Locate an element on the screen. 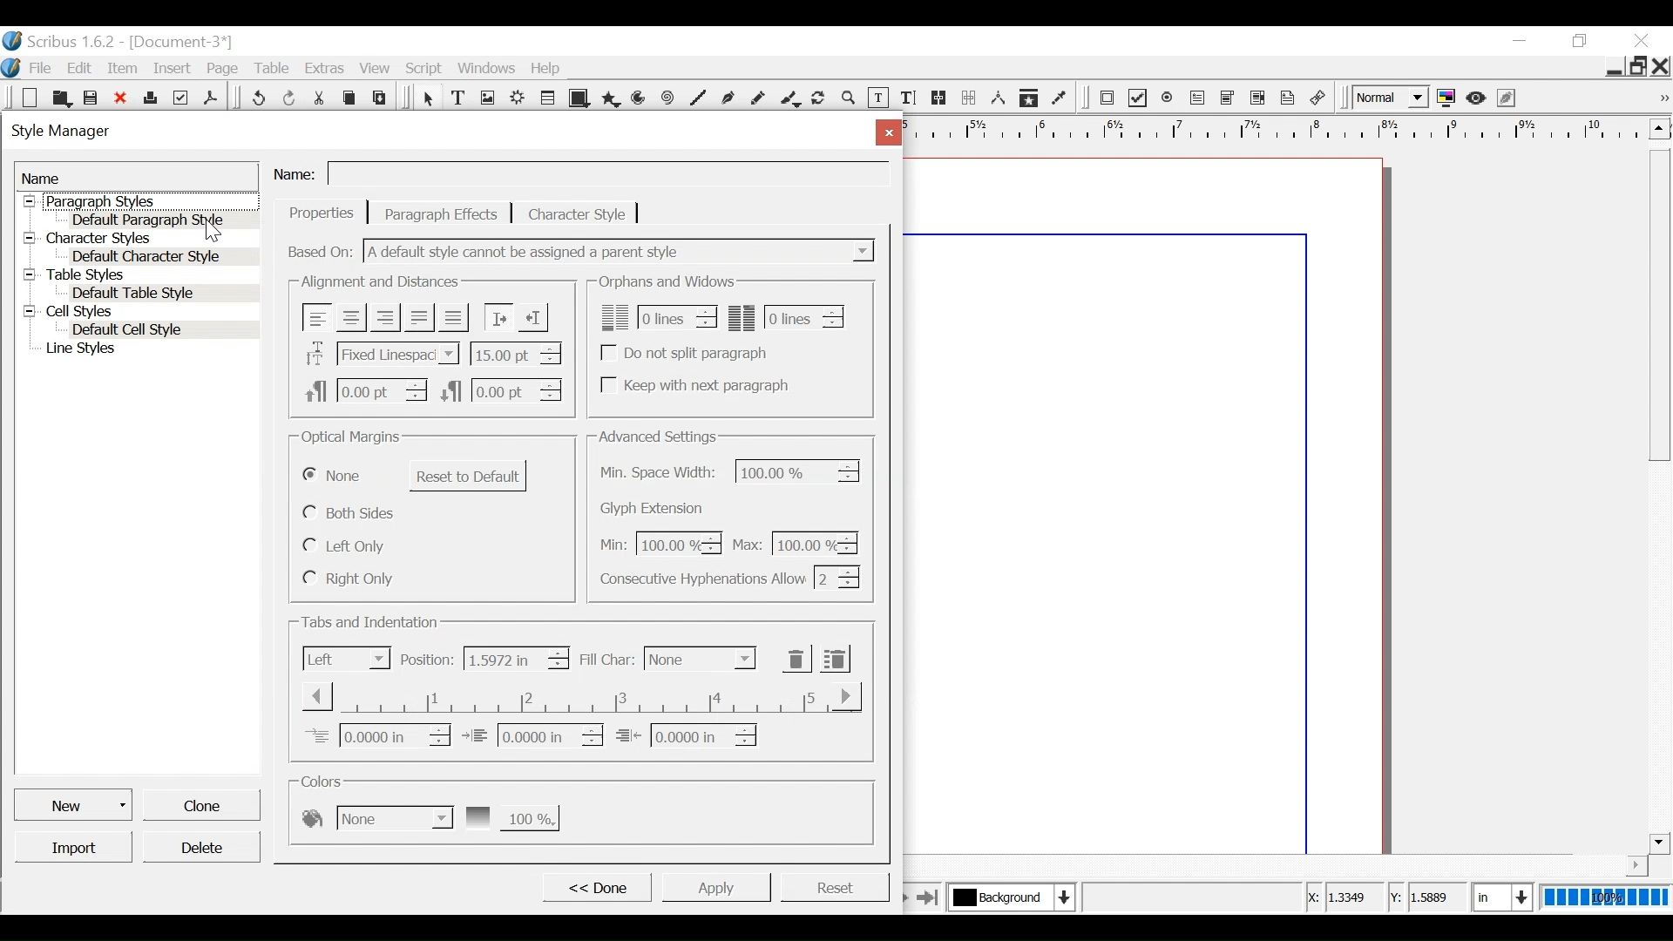  (un)check Do not split paragraph is located at coordinates (687, 353).